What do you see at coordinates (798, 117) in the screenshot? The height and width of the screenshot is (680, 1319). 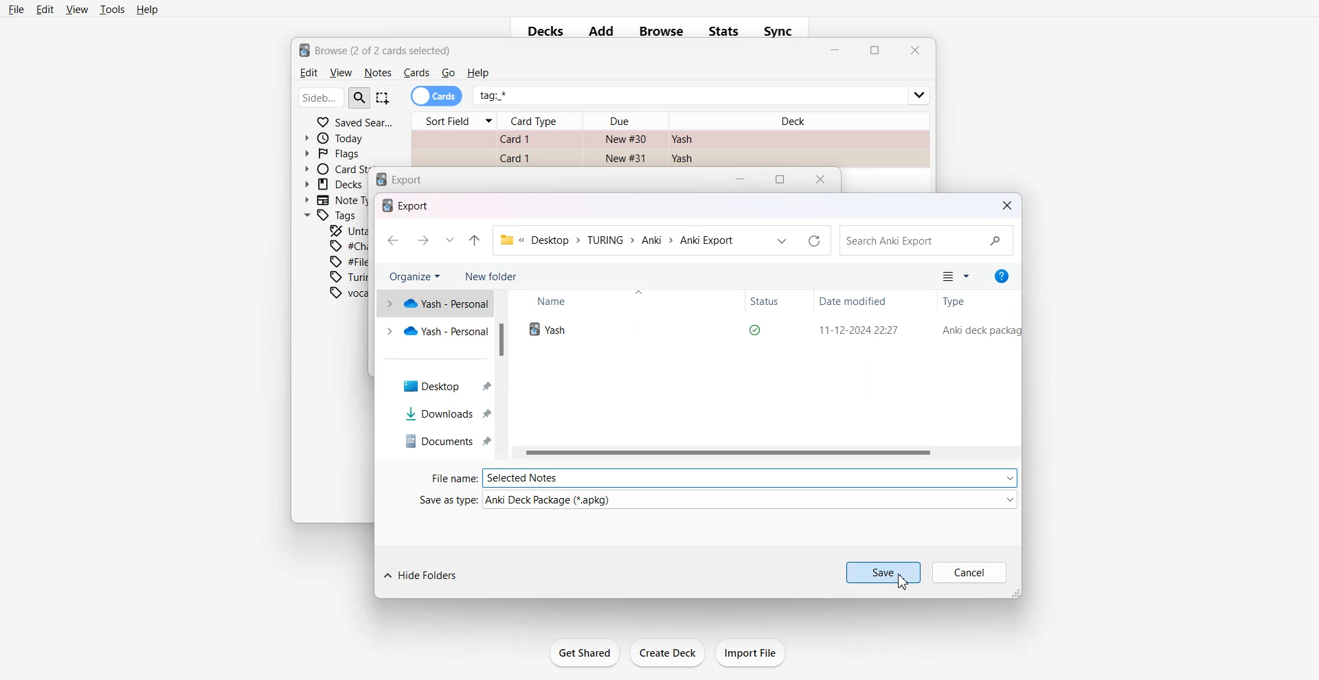 I see `Deck` at bounding box center [798, 117].